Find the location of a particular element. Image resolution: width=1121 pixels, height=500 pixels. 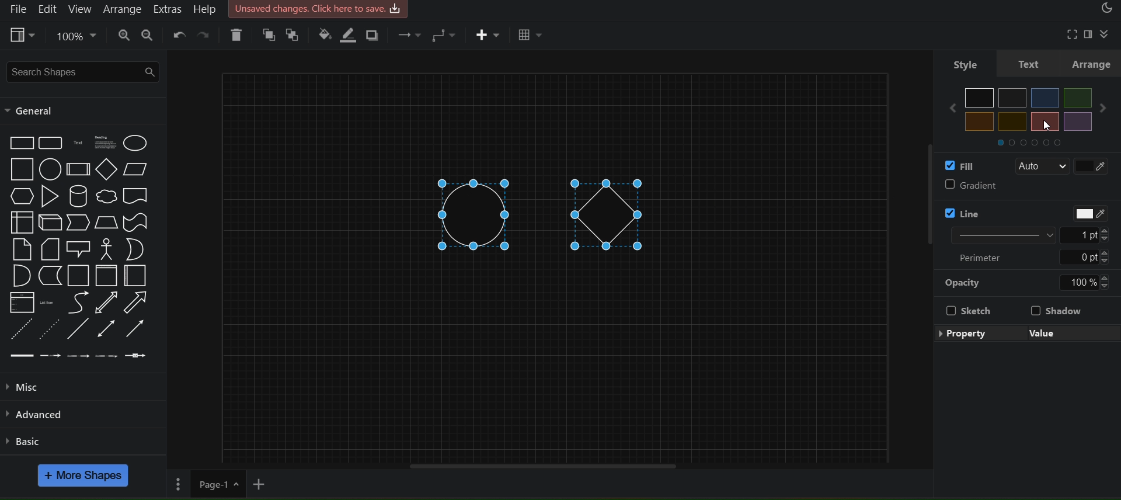

Internal Storage is located at coordinates (22, 222).